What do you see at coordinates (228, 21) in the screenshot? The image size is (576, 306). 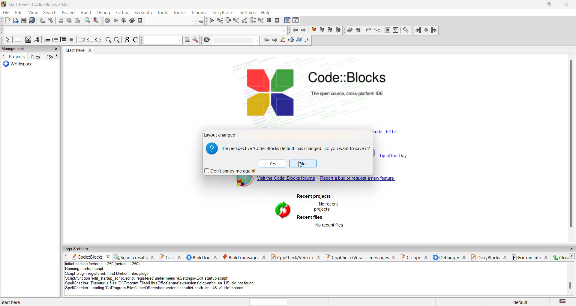 I see `next line` at bounding box center [228, 21].